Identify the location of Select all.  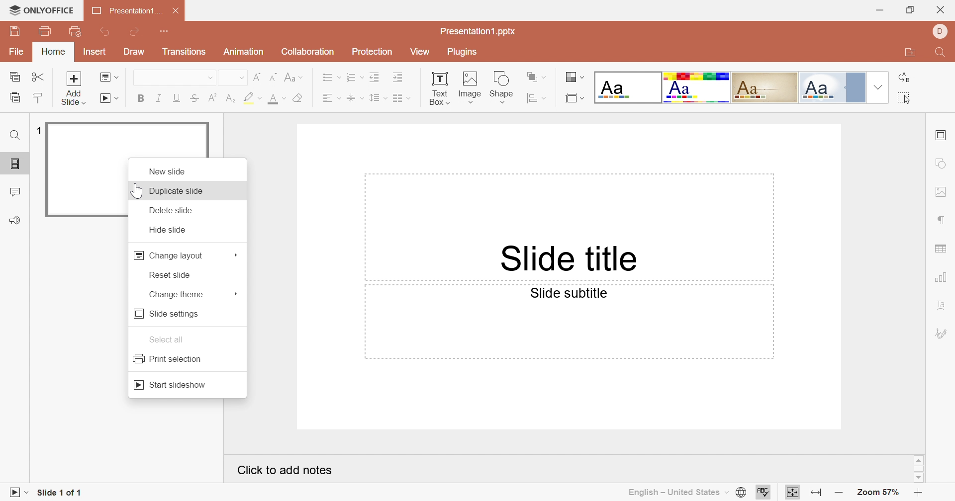
(906, 99).